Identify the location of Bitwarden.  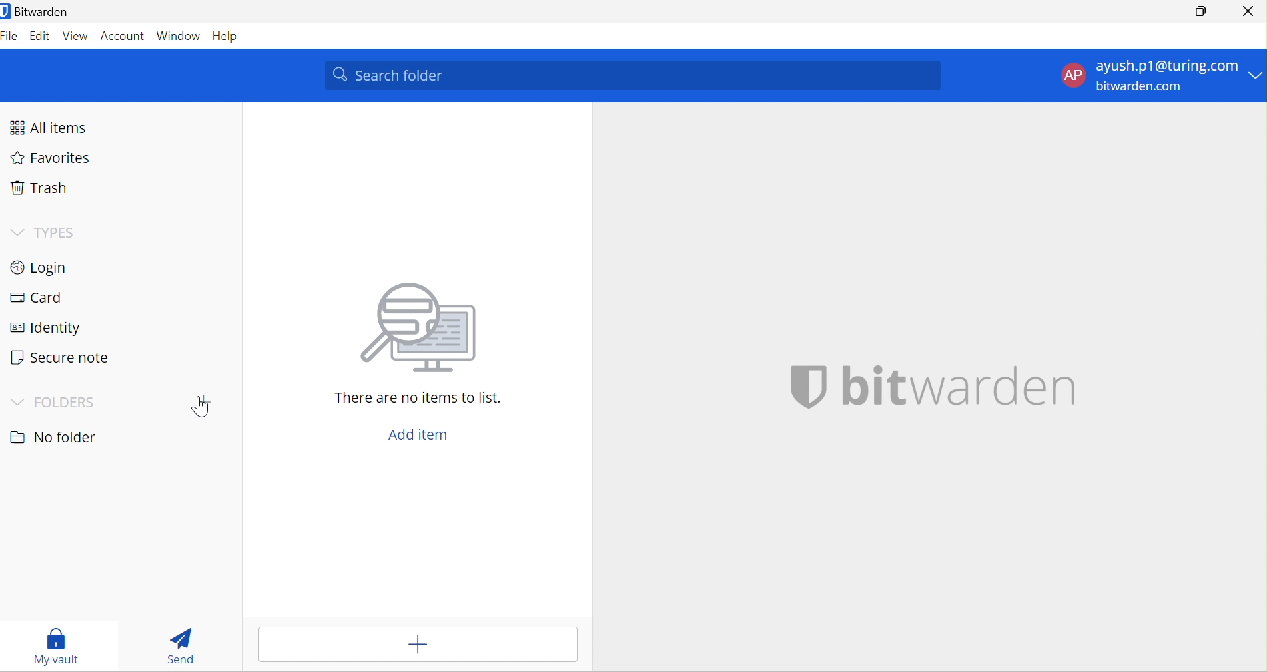
(38, 14).